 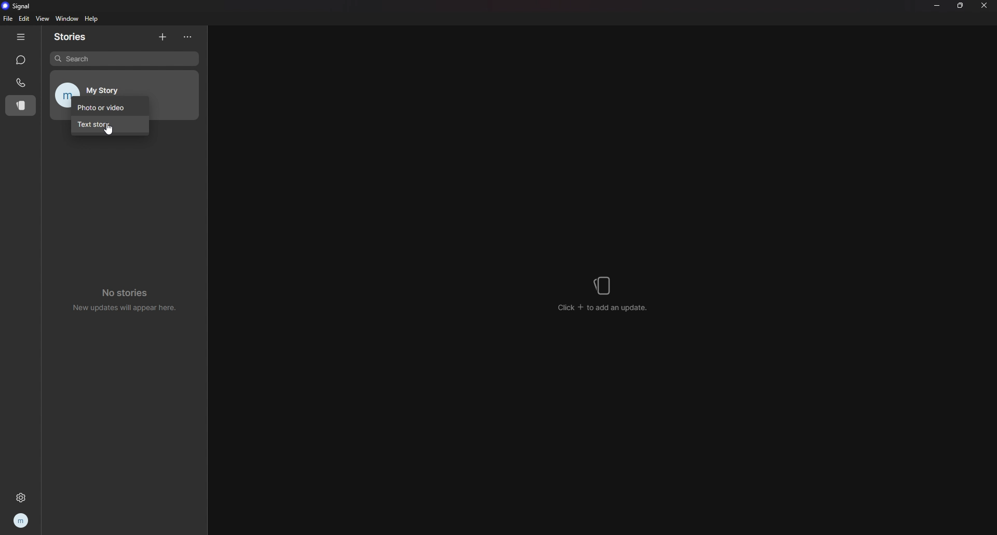 I want to click on options, so click(x=188, y=37).